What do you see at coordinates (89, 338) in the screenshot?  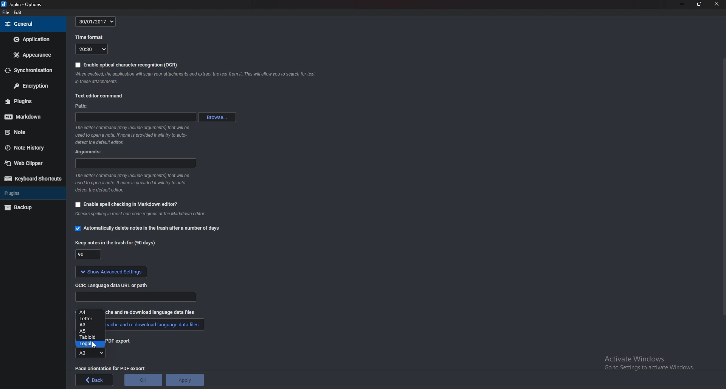 I see `tabloid` at bounding box center [89, 338].